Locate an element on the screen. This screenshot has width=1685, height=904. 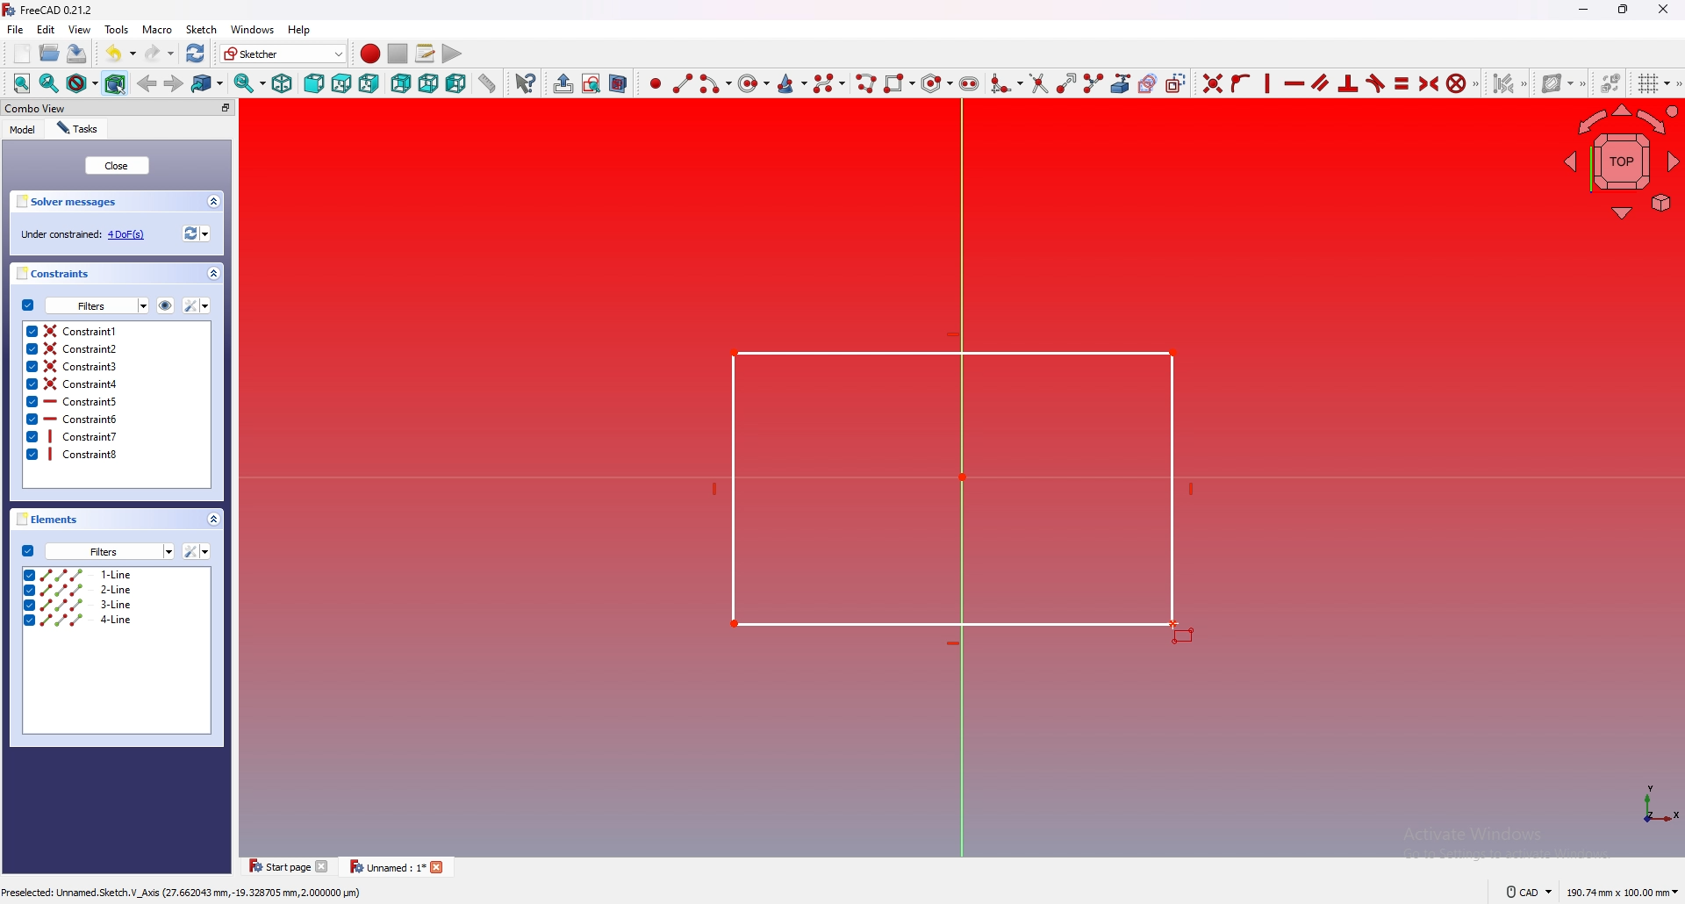
collapse is located at coordinates (213, 202).